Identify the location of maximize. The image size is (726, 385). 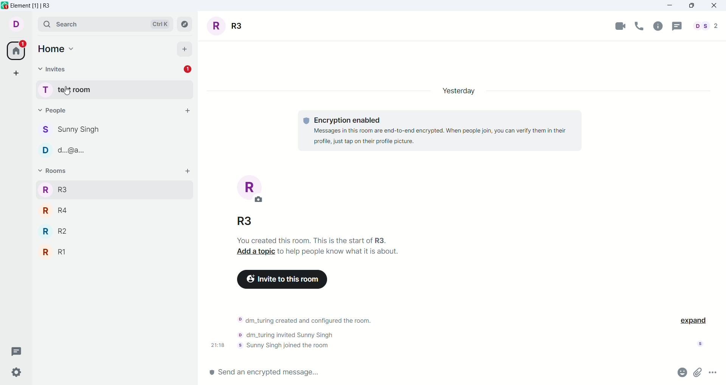
(692, 6).